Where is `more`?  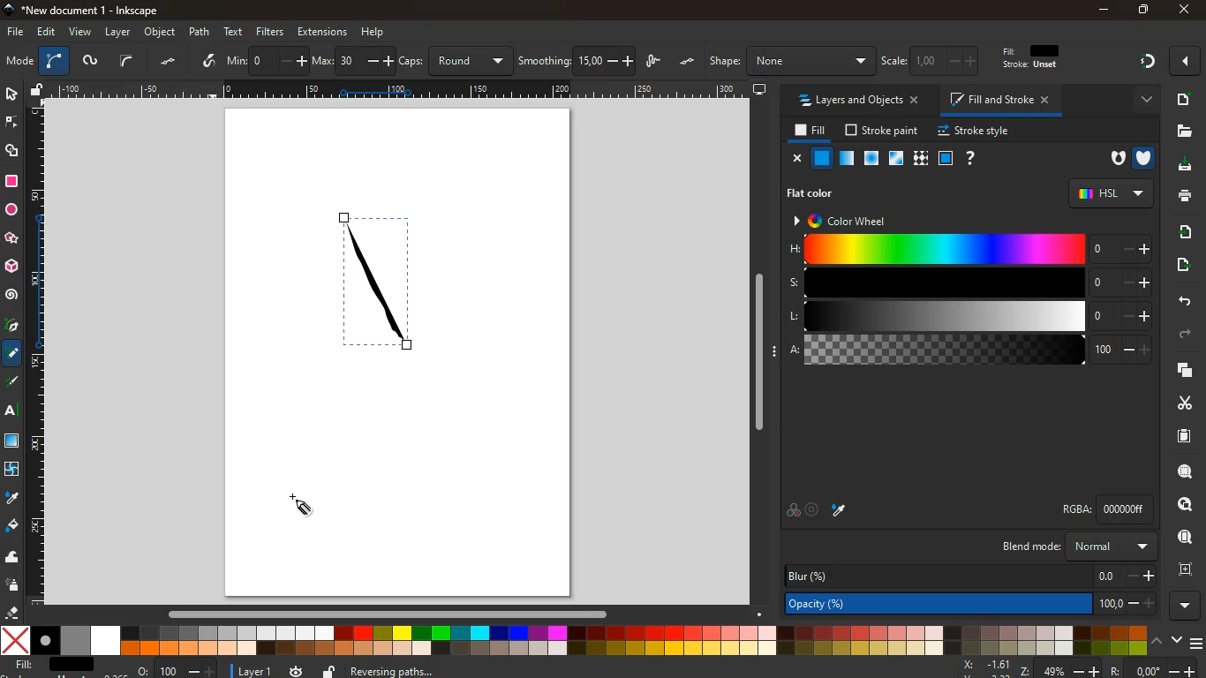 more is located at coordinates (1142, 101).